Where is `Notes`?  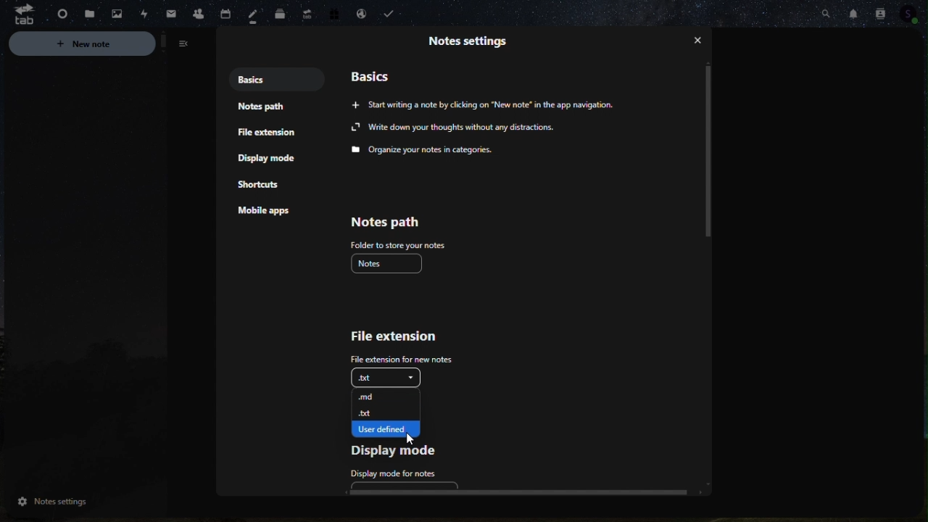
Notes is located at coordinates (389, 265).